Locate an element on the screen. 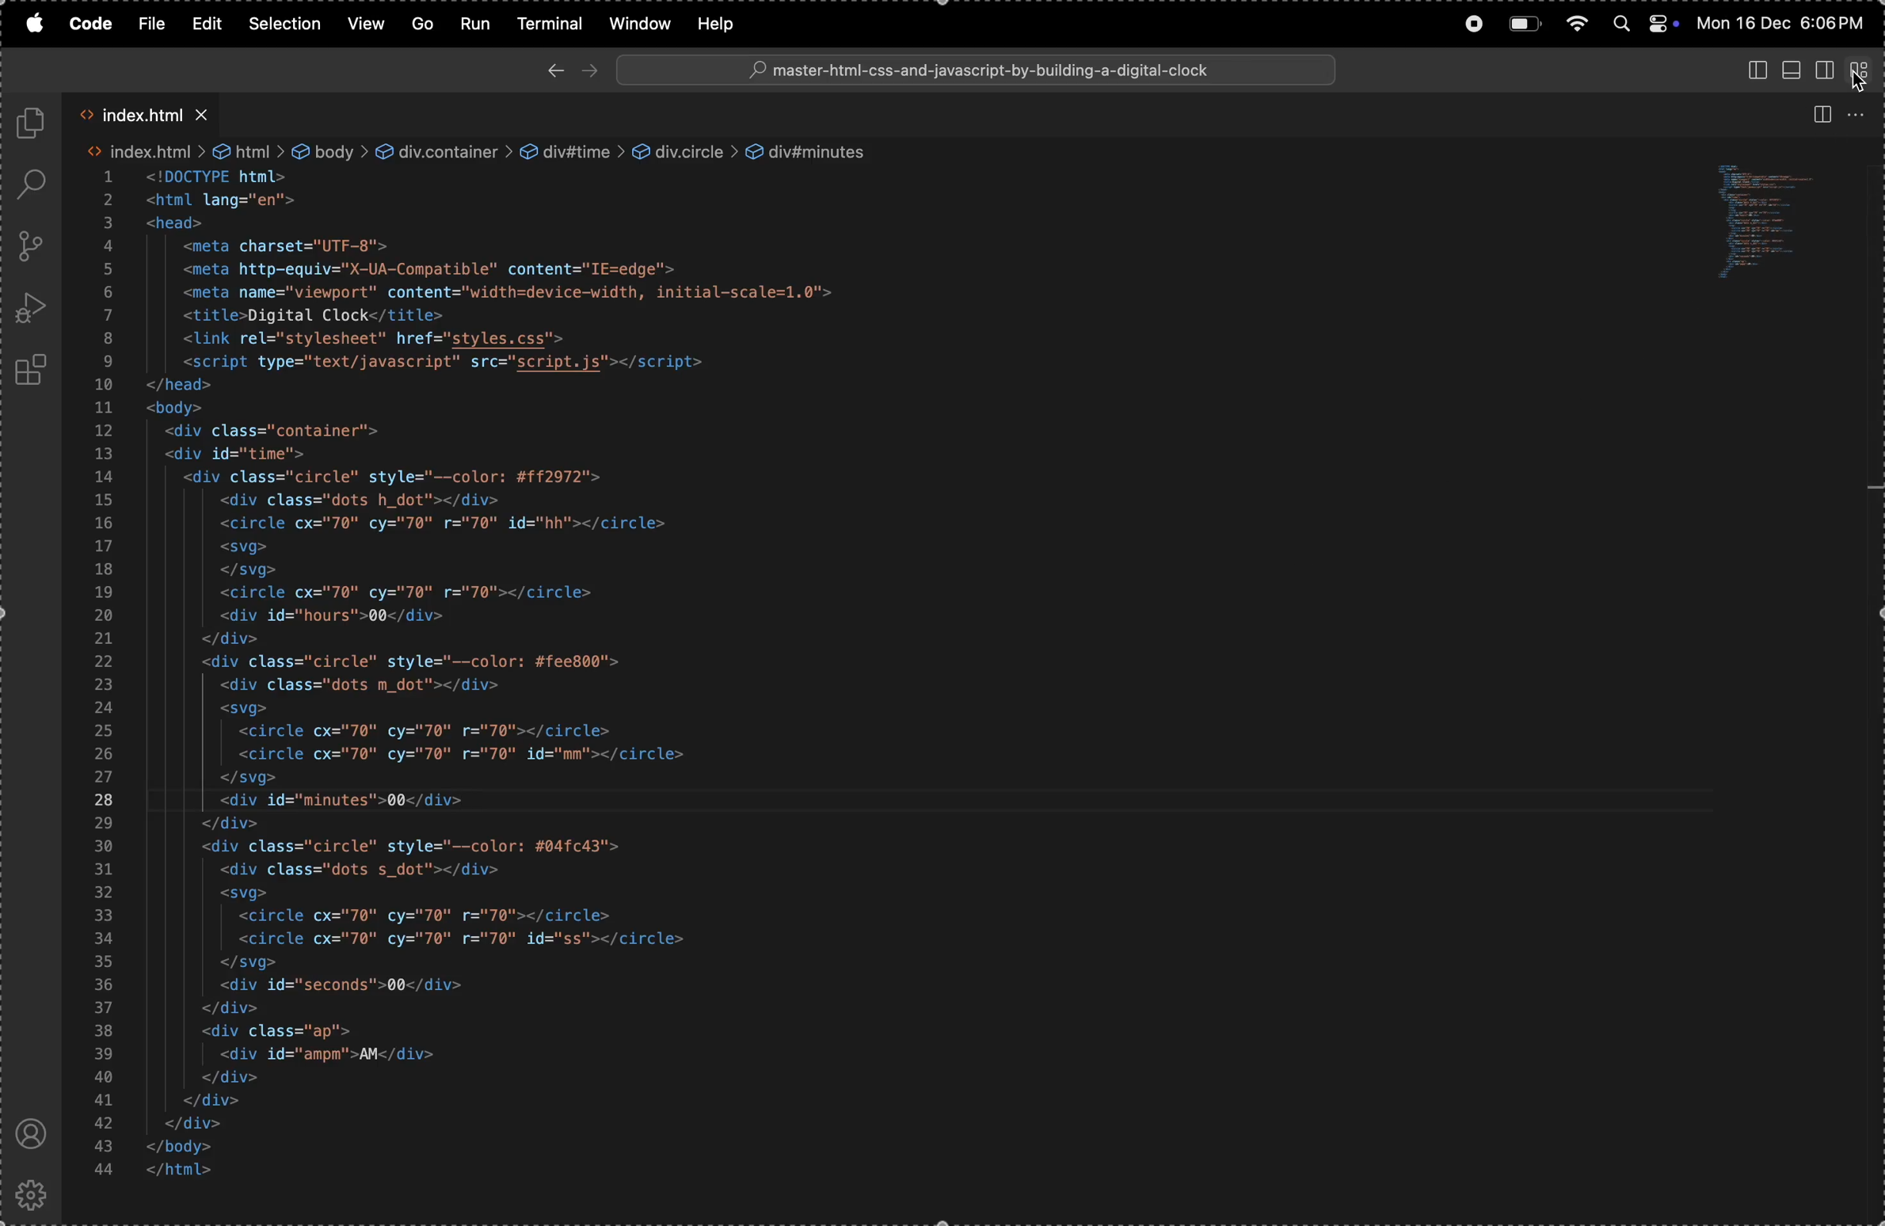 The image size is (1885, 1226). record is located at coordinates (1468, 22).